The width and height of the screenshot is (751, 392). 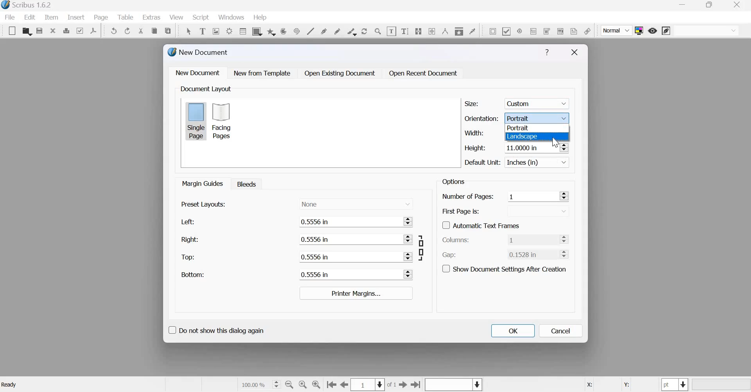 What do you see at coordinates (128, 31) in the screenshot?
I see `Redo` at bounding box center [128, 31].